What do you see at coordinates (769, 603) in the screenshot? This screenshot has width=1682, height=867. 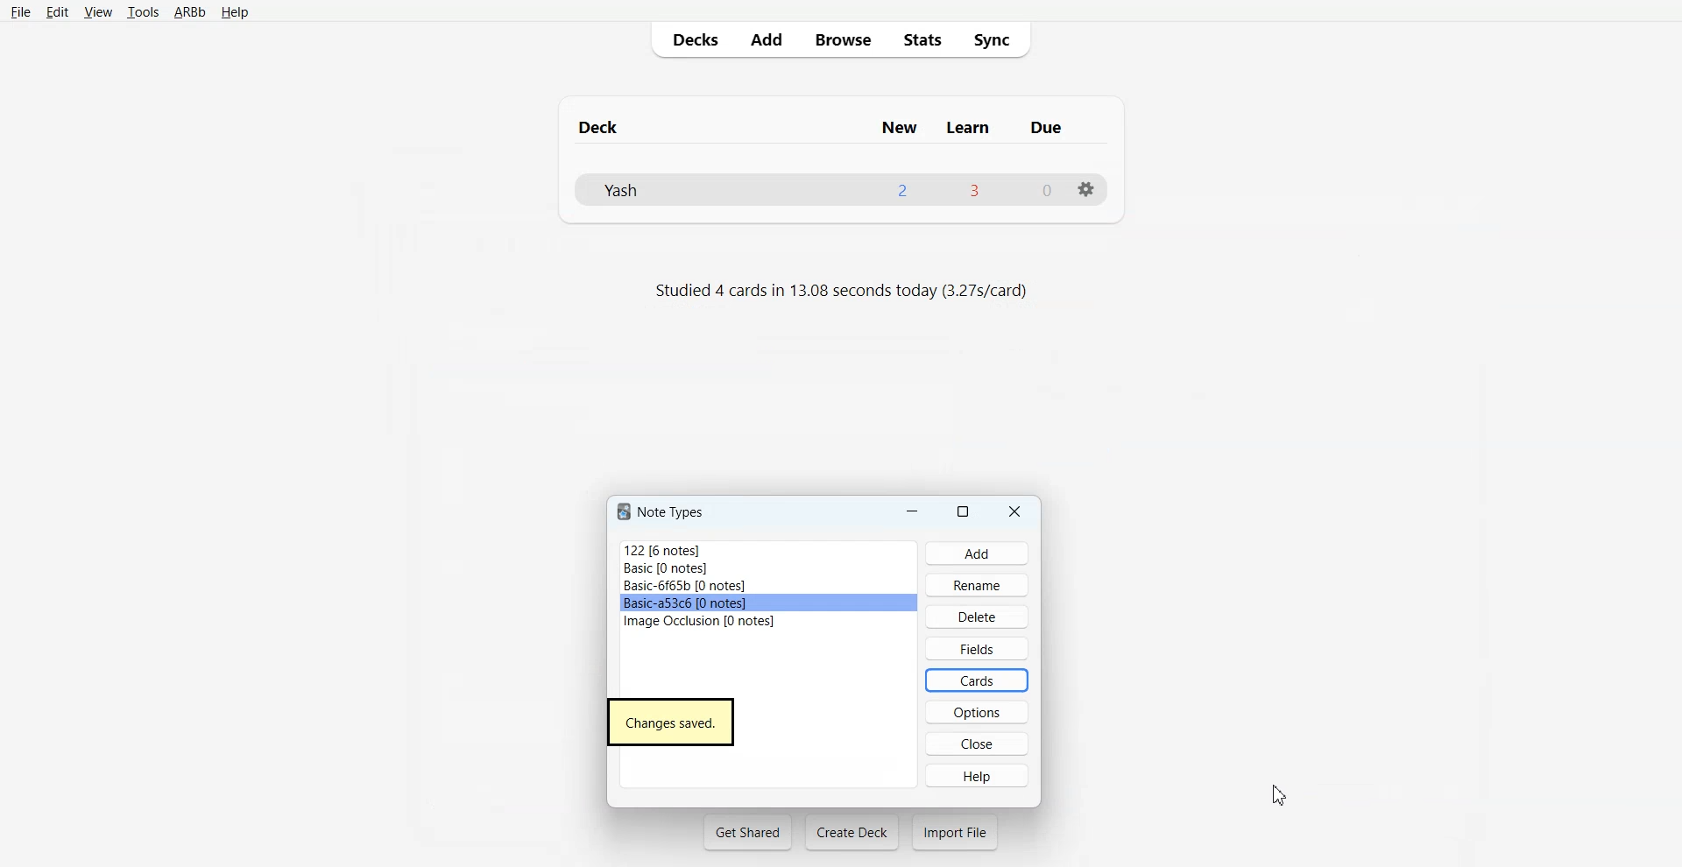 I see `Basic-a53r6` at bounding box center [769, 603].